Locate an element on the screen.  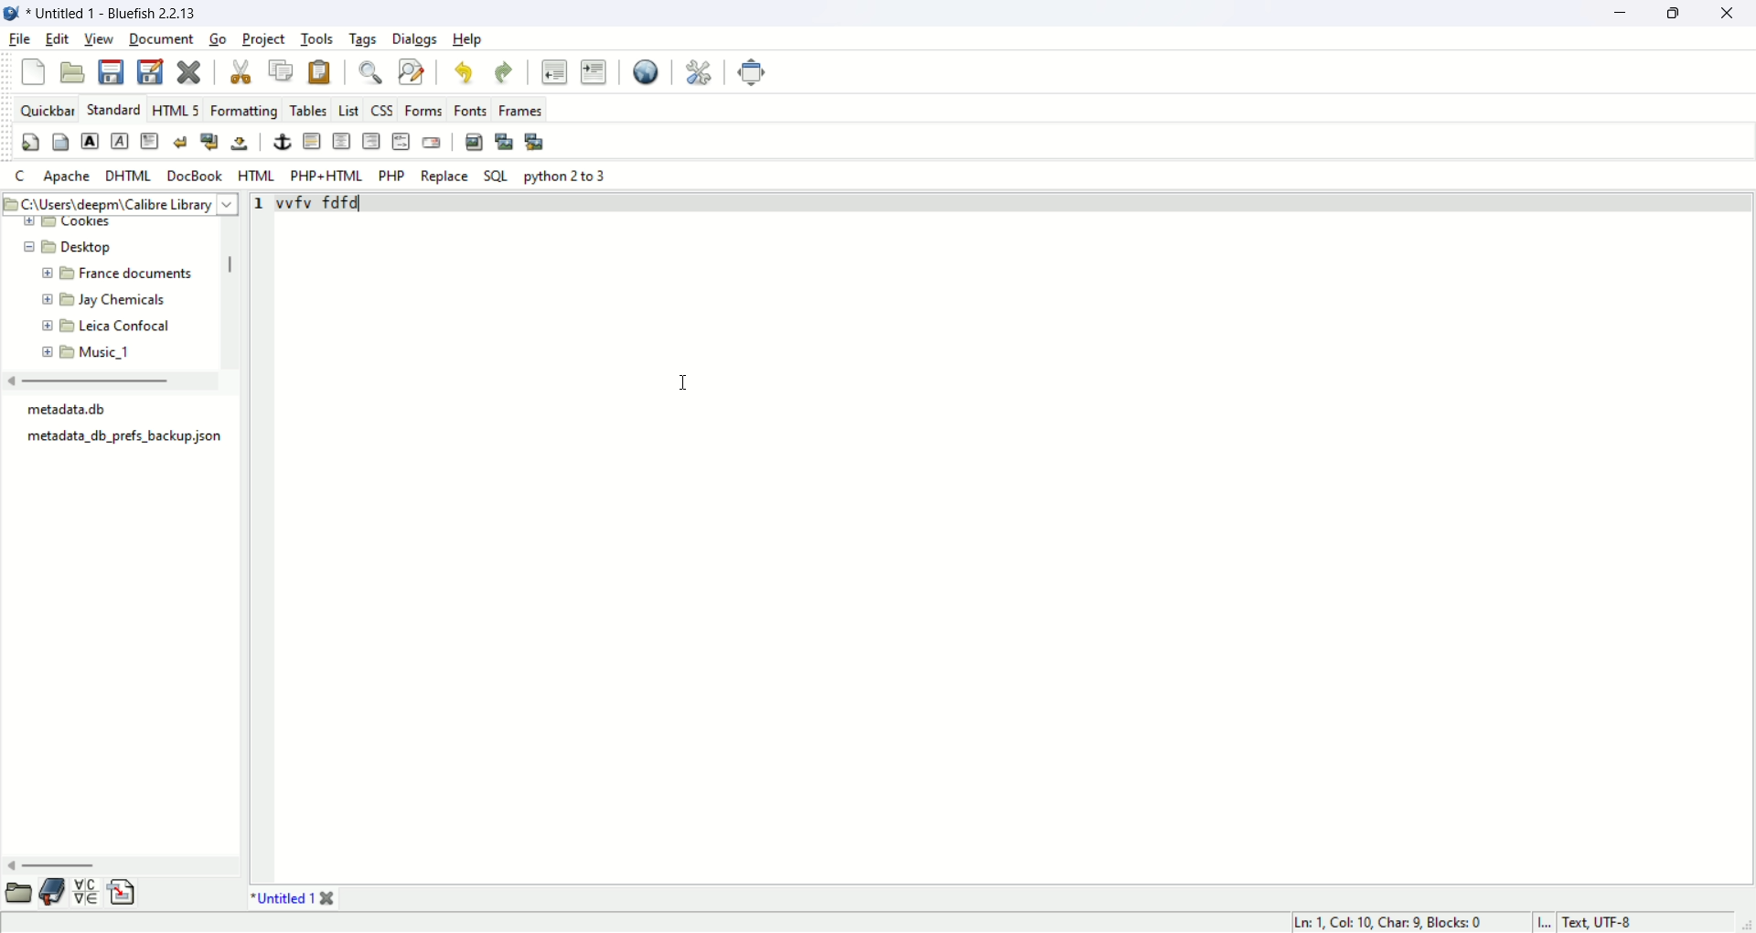
emphasis is located at coordinates (121, 141).